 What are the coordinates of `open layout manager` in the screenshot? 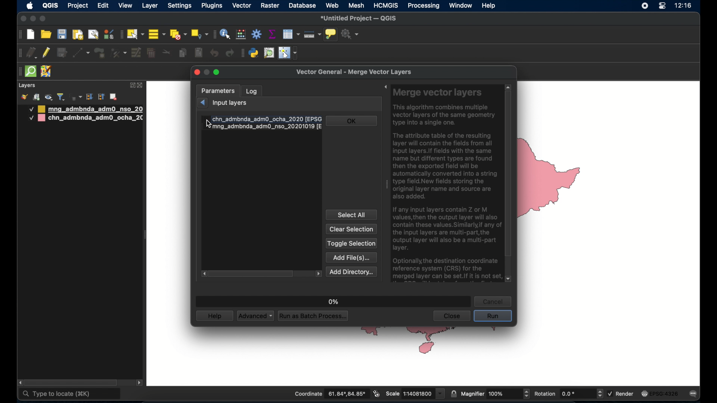 It's located at (93, 34).